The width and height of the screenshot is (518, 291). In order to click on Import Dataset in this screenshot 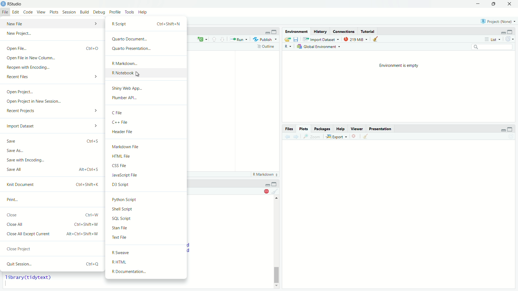, I will do `click(52, 126)`.